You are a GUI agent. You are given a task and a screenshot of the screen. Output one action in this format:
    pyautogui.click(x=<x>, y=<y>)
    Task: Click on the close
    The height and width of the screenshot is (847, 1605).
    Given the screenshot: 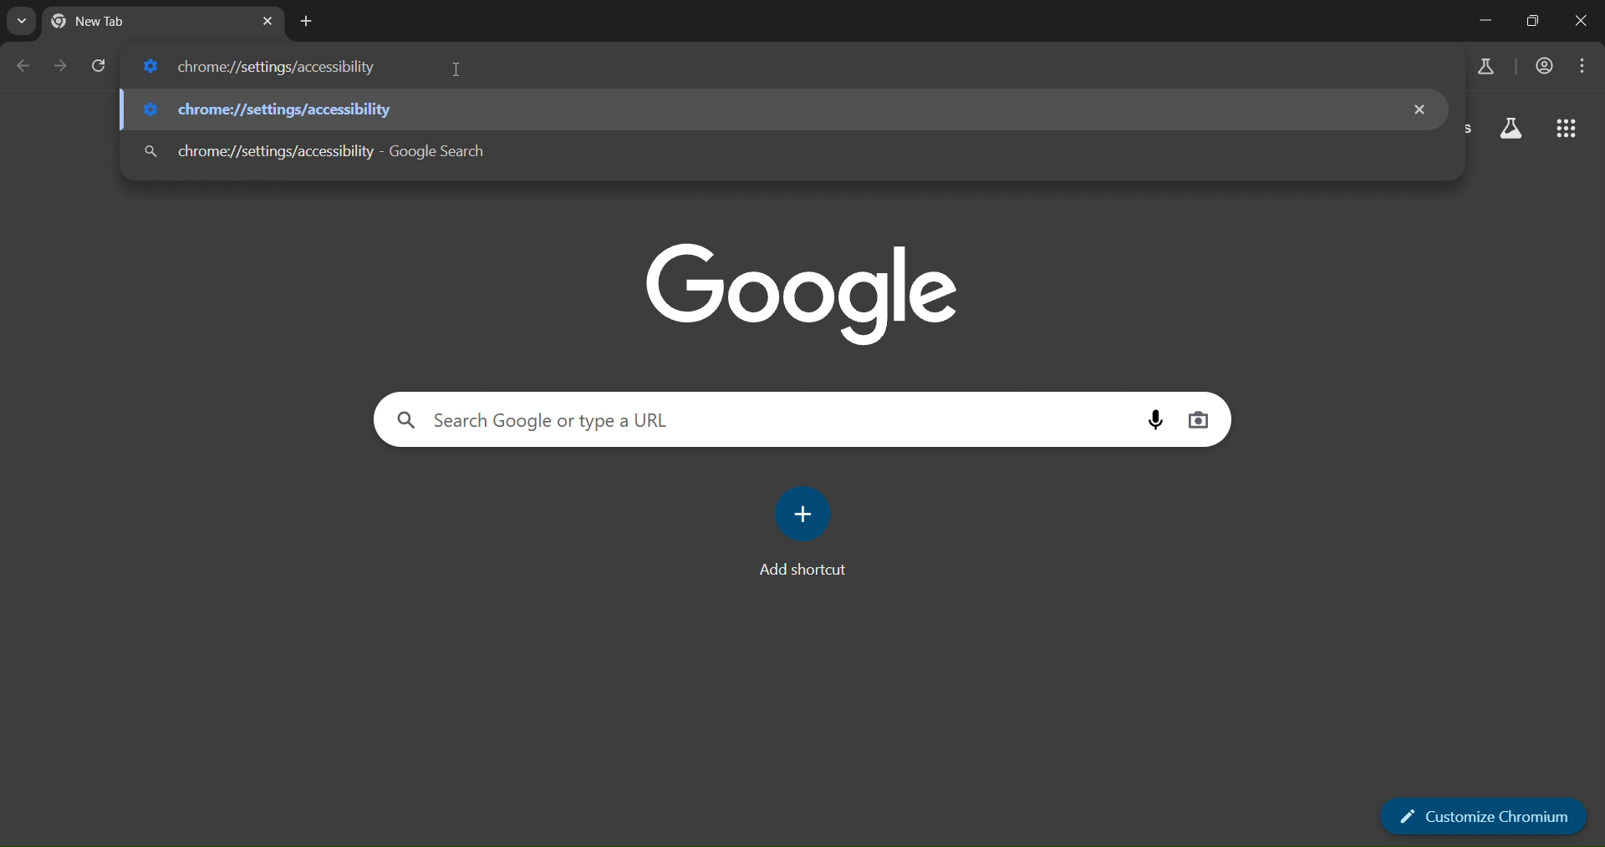 What is the action you would take?
    pyautogui.click(x=1584, y=20)
    